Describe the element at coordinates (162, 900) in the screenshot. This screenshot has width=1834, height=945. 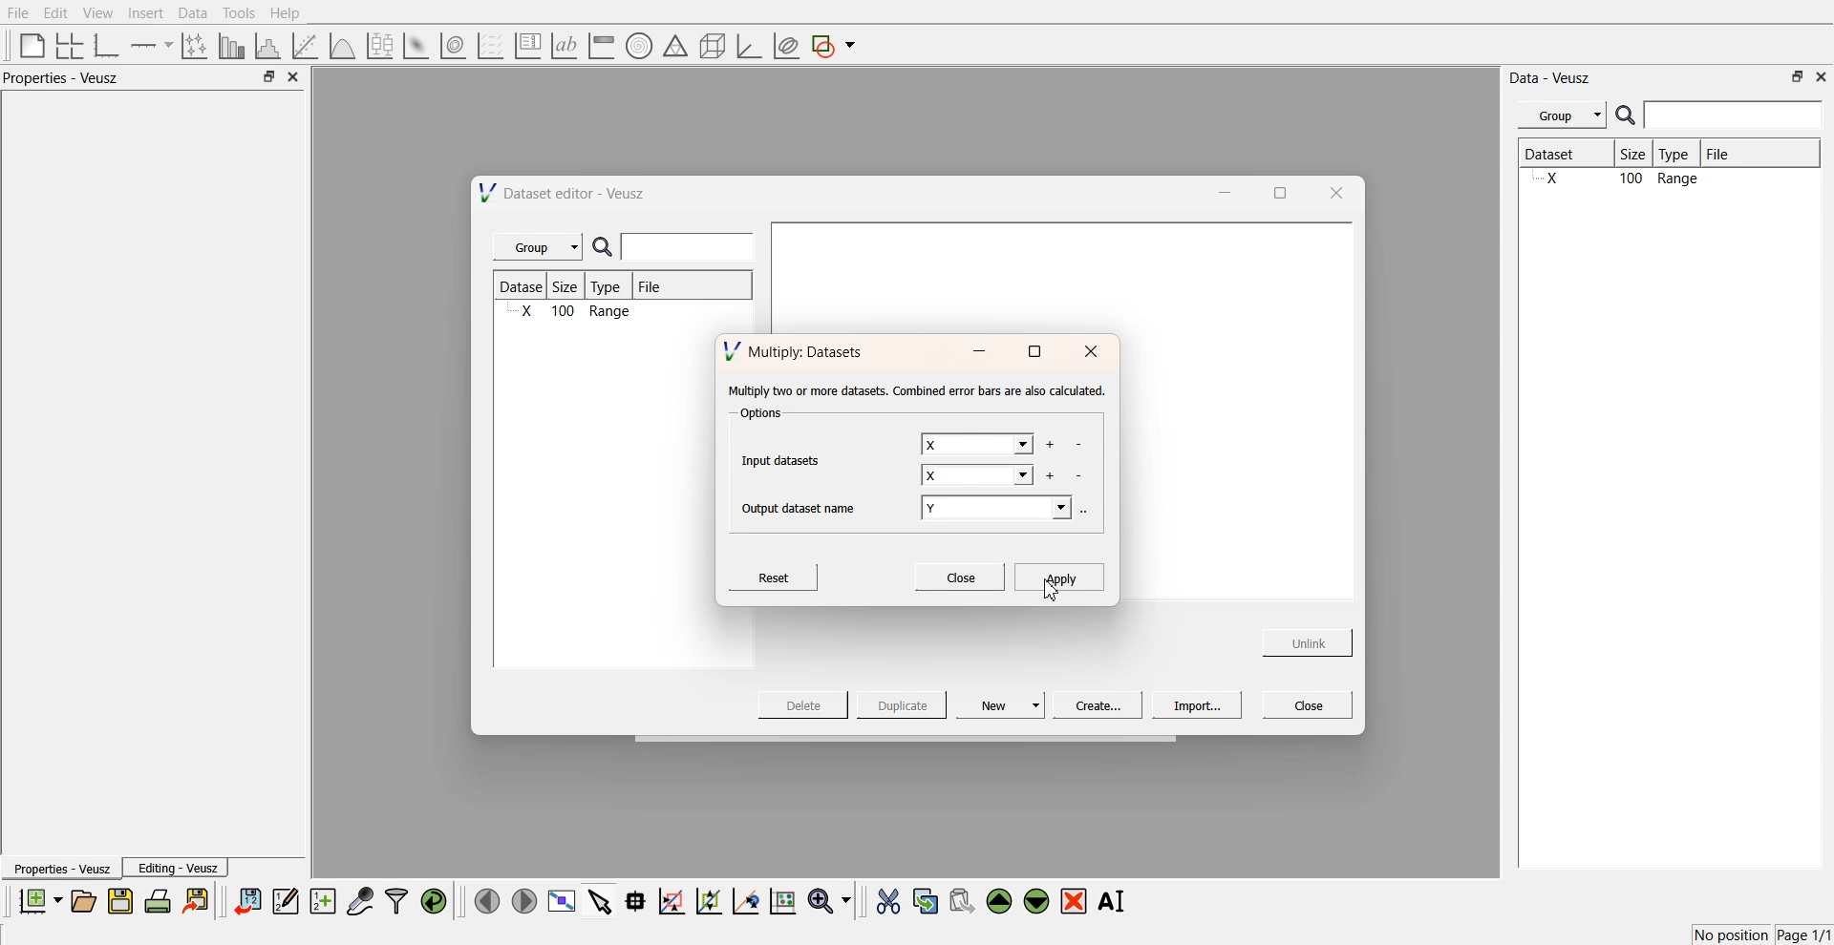
I see `print` at that location.